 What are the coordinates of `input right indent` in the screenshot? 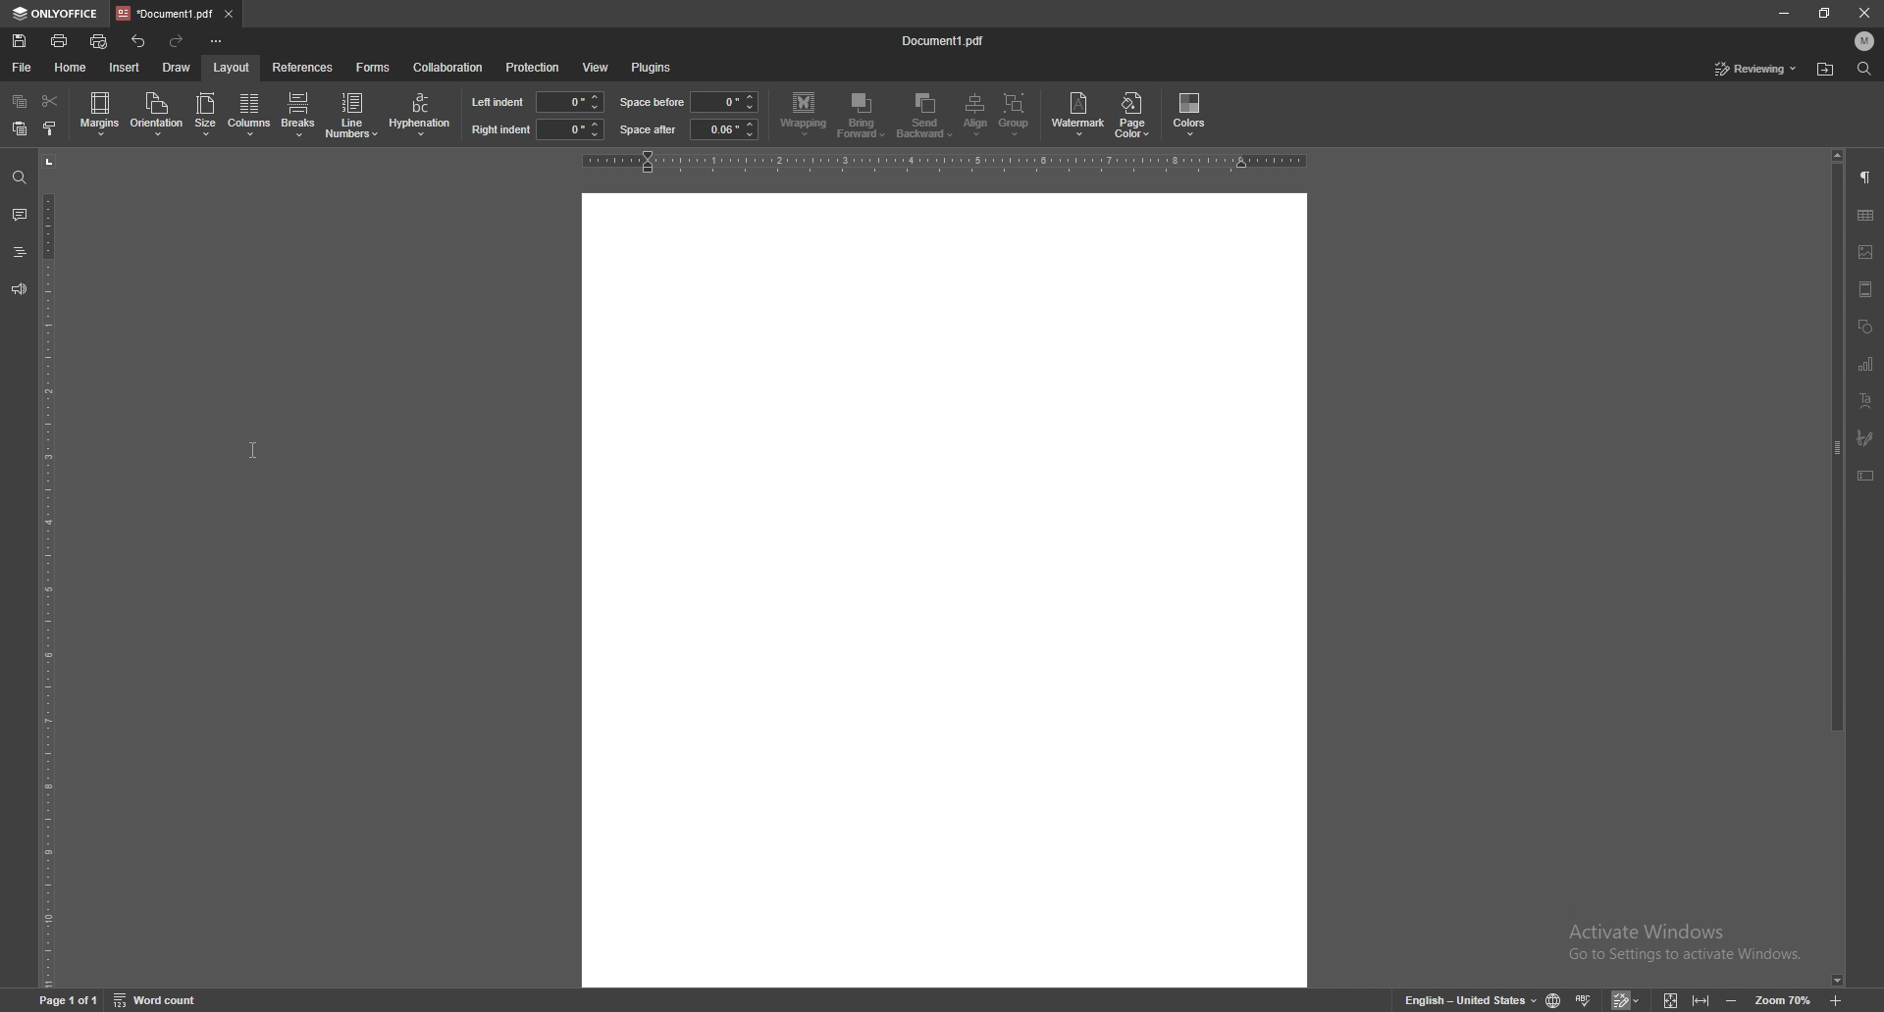 It's located at (569, 128).